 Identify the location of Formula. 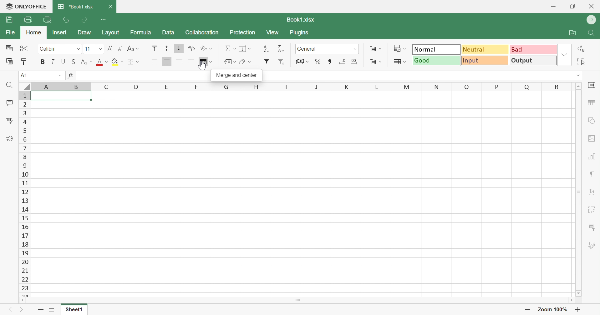
(142, 33).